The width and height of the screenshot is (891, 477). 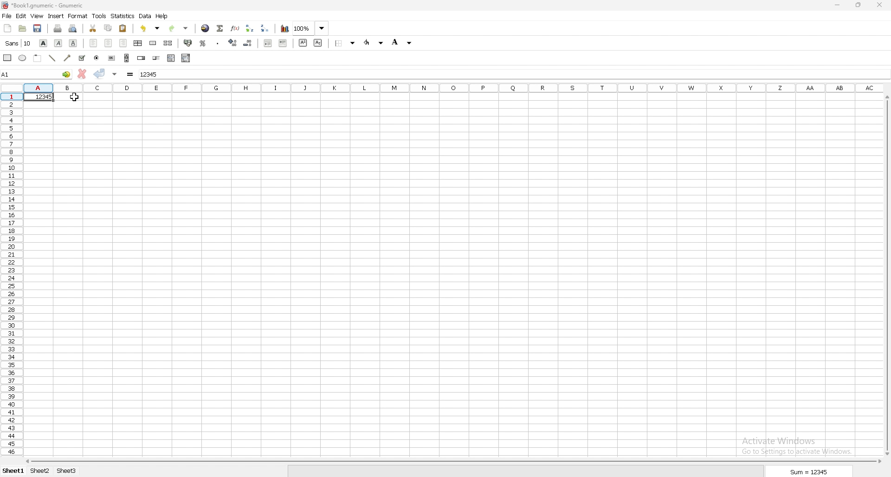 What do you see at coordinates (95, 43) in the screenshot?
I see `align left` at bounding box center [95, 43].